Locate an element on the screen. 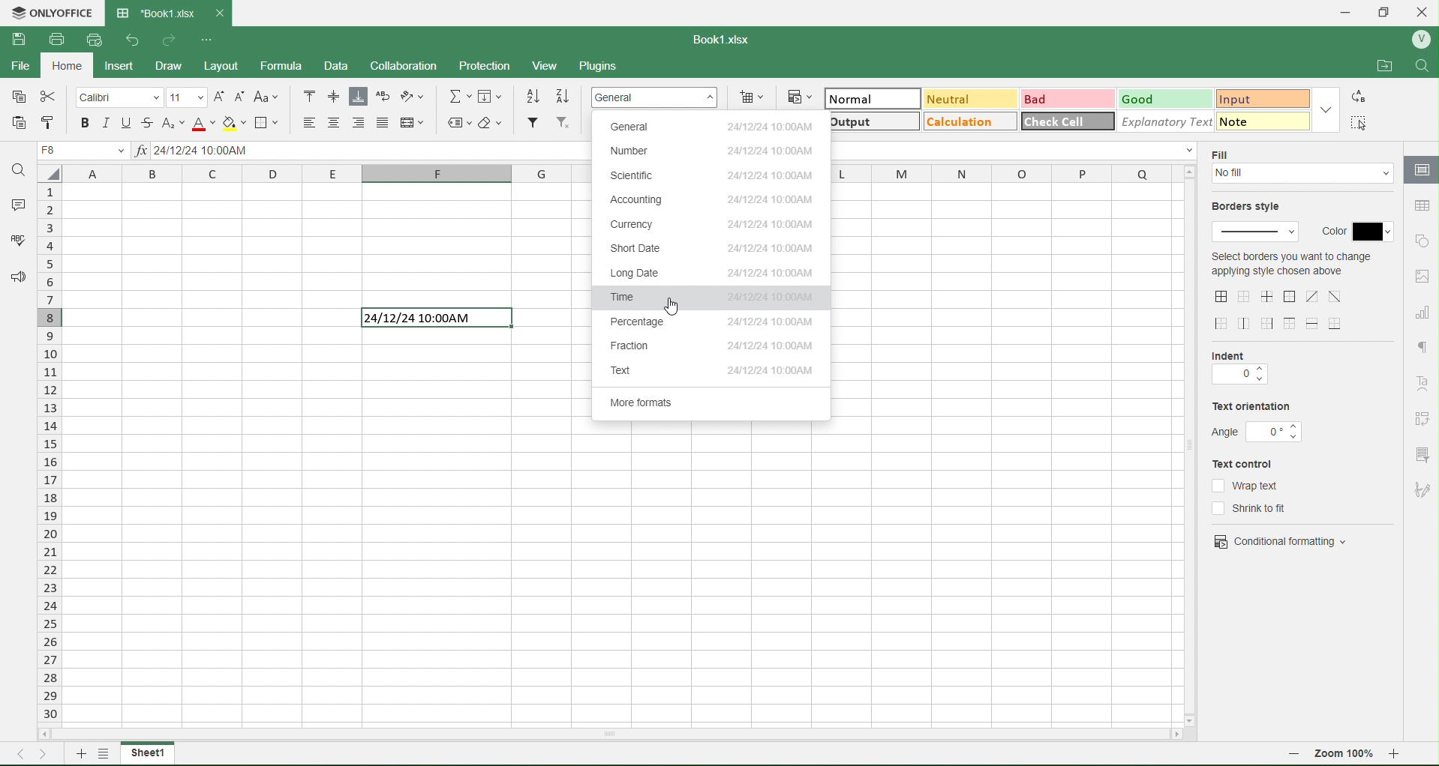  perious sheet is located at coordinates (25, 753).